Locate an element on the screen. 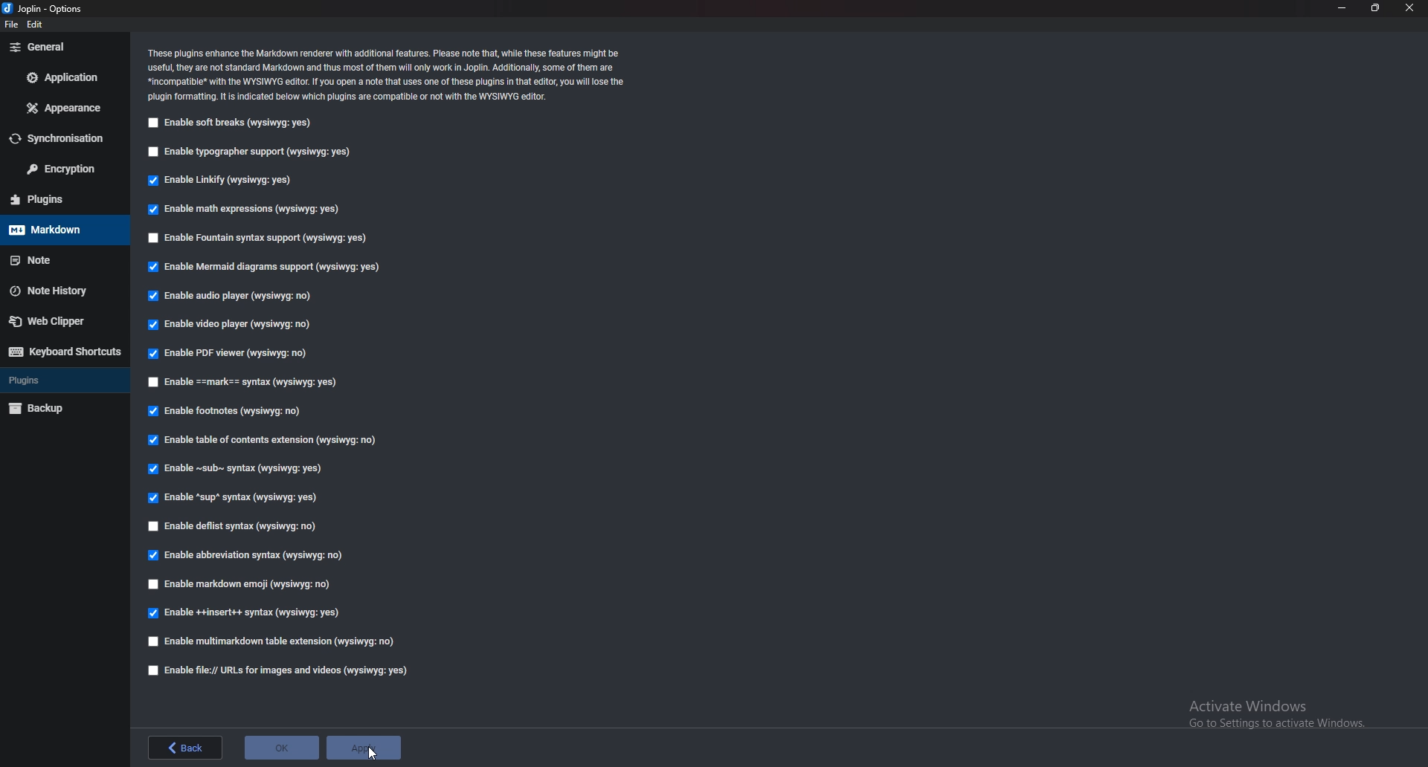 The height and width of the screenshot is (767, 1428). Backup is located at coordinates (59, 409).